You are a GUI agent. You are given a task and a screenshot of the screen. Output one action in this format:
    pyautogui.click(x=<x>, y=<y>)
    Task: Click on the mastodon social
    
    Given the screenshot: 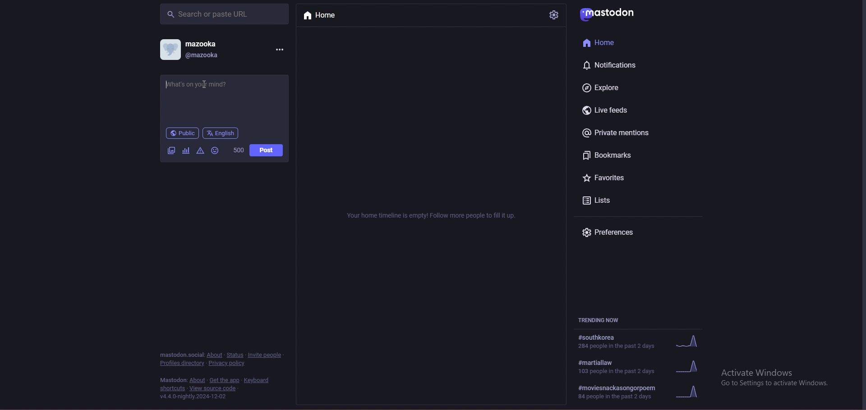 What is the action you would take?
    pyautogui.click(x=181, y=355)
    